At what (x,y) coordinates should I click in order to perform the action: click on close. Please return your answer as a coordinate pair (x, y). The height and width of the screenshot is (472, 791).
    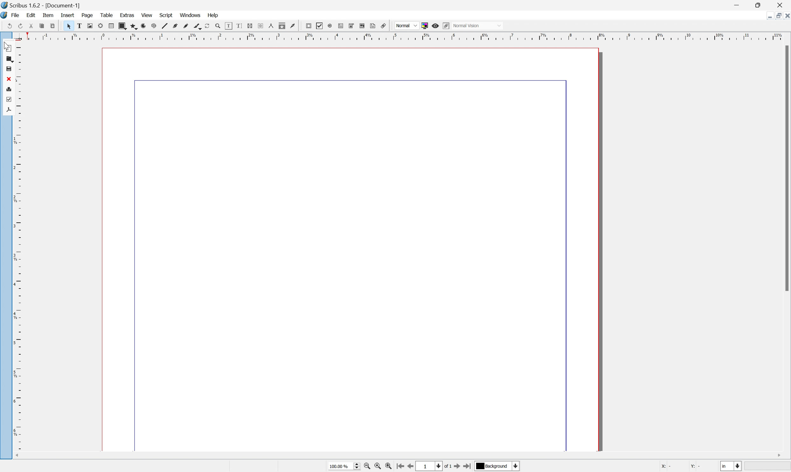
    Looking at the image, I should click on (9, 78).